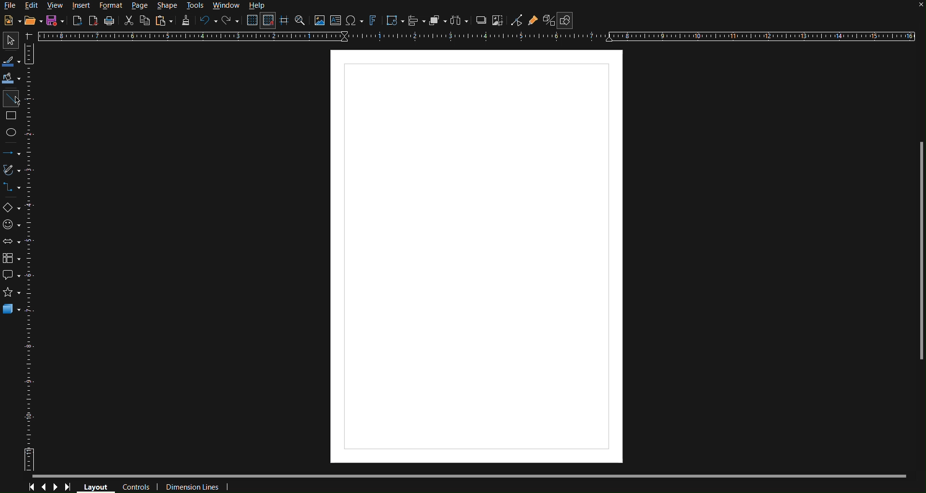  What do you see at coordinates (139, 6) in the screenshot?
I see `Page` at bounding box center [139, 6].